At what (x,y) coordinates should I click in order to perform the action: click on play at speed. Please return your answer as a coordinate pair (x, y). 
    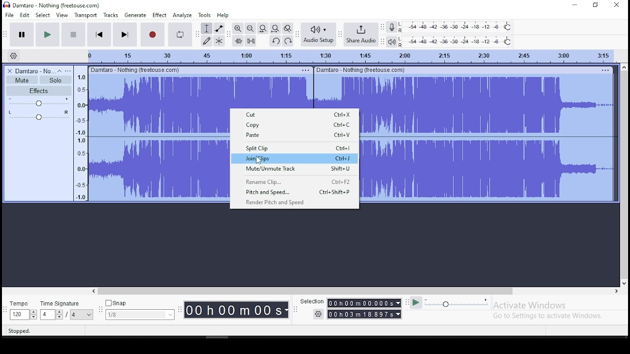
    Looking at the image, I should click on (417, 303).